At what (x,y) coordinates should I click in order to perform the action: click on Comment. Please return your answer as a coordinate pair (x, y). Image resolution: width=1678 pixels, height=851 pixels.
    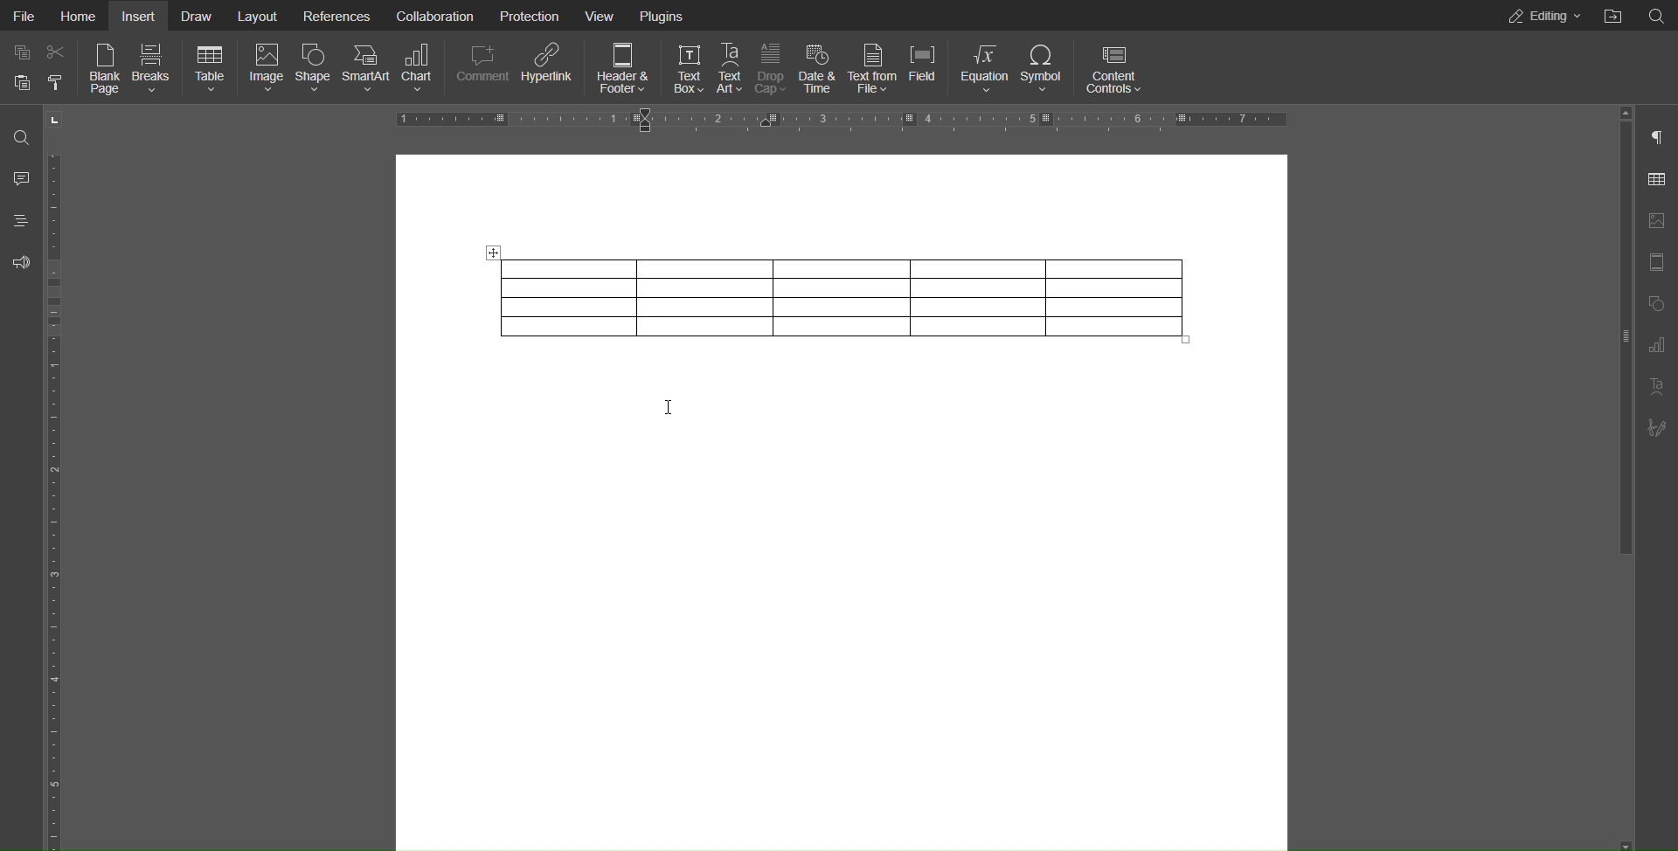
    Looking at the image, I should click on (481, 70).